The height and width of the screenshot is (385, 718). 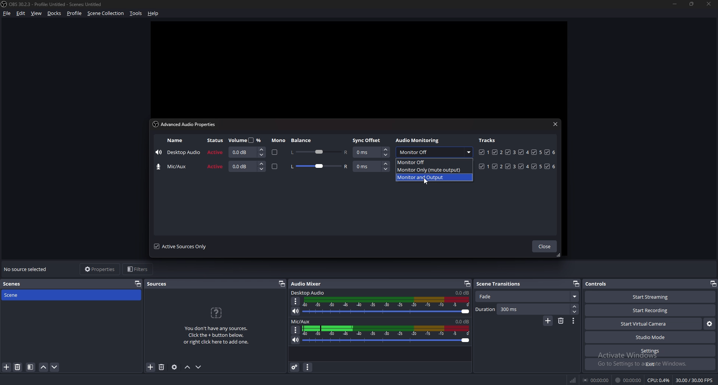 What do you see at coordinates (628, 381) in the screenshot?
I see `00:00:00` at bounding box center [628, 381].